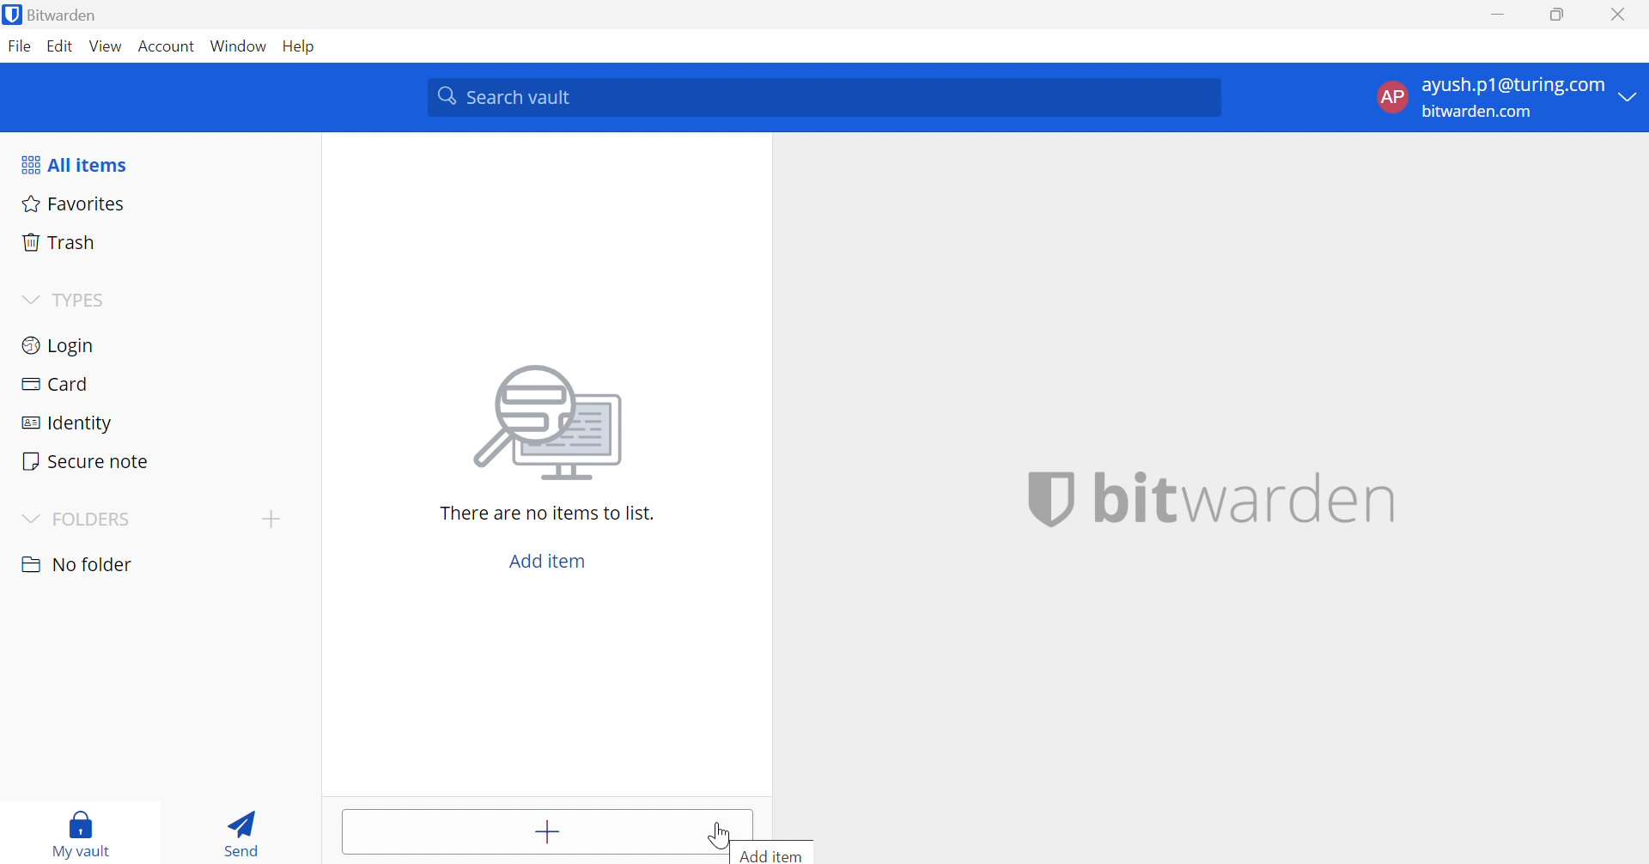  I want to click on account menu, so click(1504, 98).